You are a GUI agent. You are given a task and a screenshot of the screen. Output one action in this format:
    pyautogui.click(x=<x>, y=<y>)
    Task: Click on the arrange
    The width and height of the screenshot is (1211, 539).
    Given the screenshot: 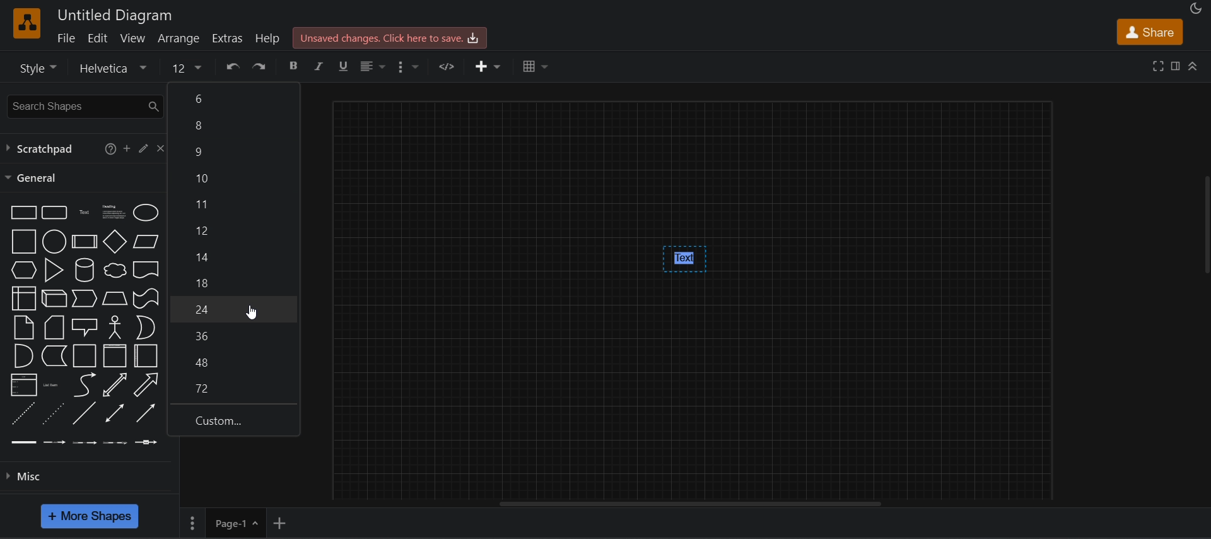 What is the action you would take?
    pyautogui.click(x=180, y=38)
    